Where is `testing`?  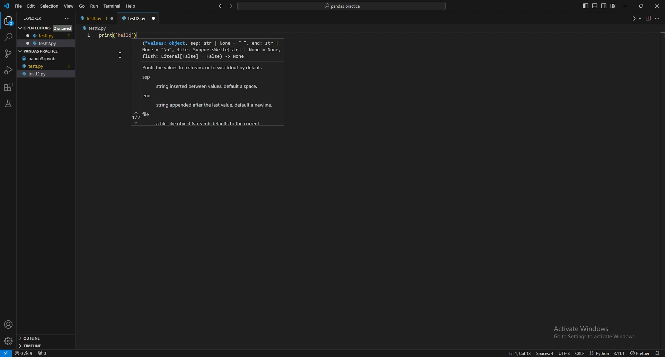
testing is located at coordinates (8, 103).